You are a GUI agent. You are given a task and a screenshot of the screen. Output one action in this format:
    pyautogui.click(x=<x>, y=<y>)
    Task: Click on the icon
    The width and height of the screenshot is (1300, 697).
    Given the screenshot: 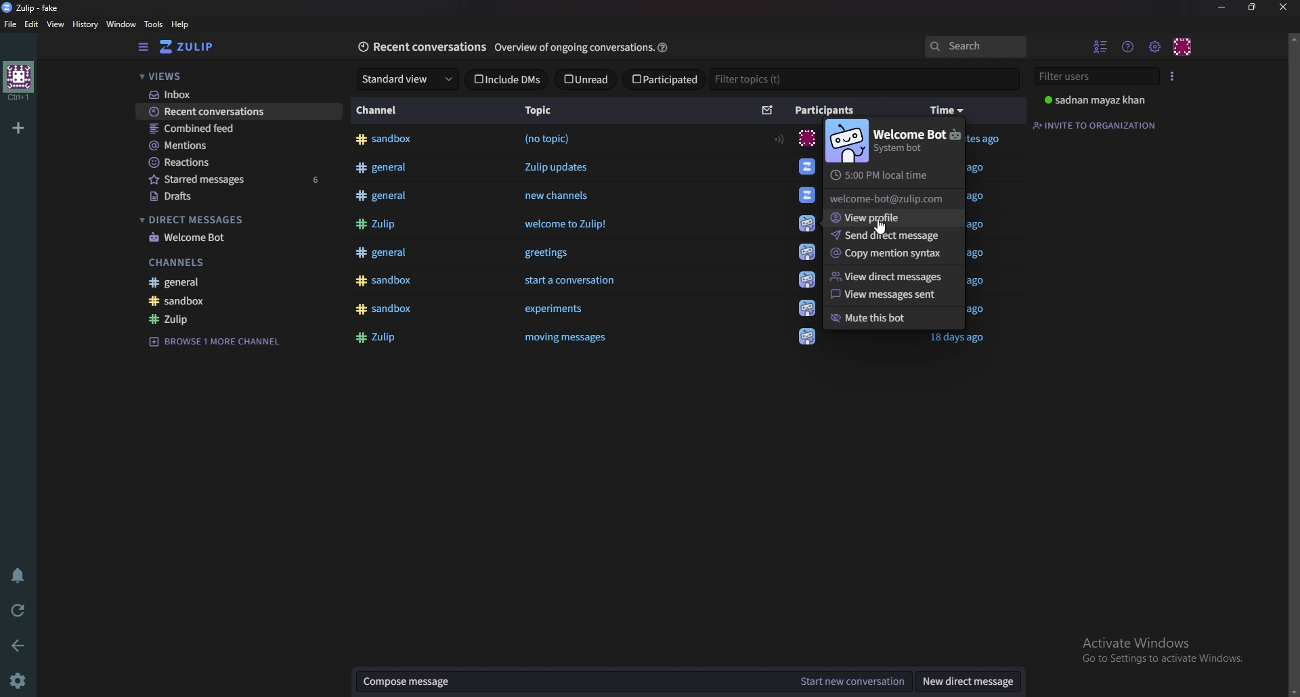 What is the action you would take?
    pyautogui.click(x=808, y=307)
    